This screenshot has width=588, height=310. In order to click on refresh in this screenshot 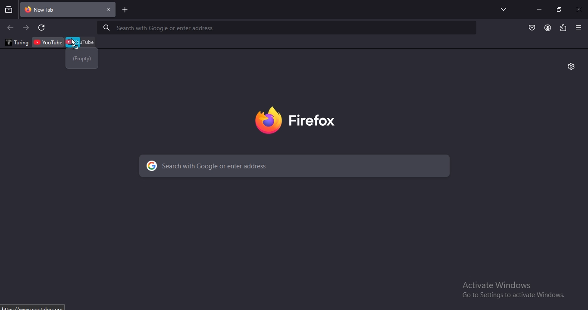, I will do `click(42, 28)`.